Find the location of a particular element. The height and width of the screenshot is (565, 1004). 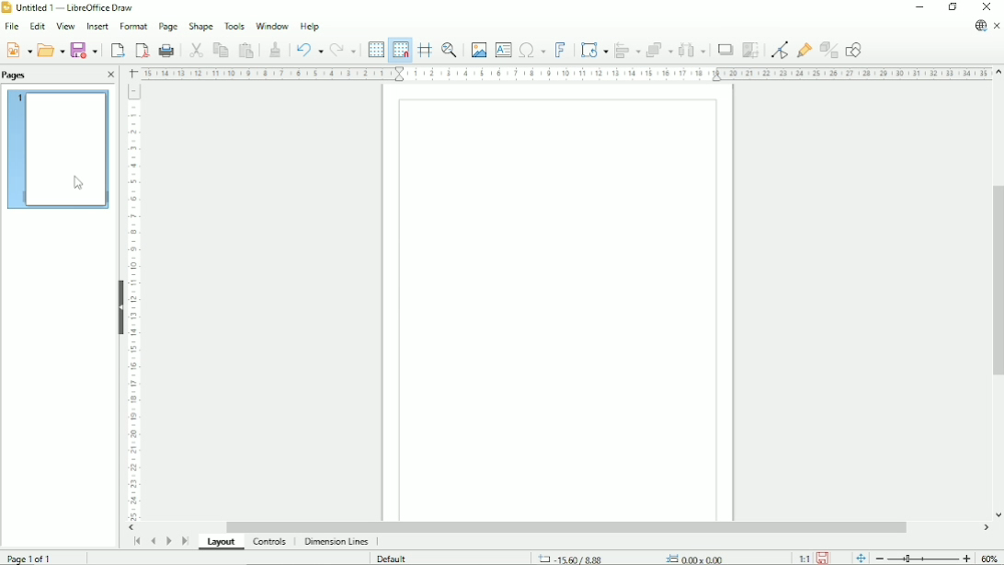

Close is located at coordinates (110, 75).